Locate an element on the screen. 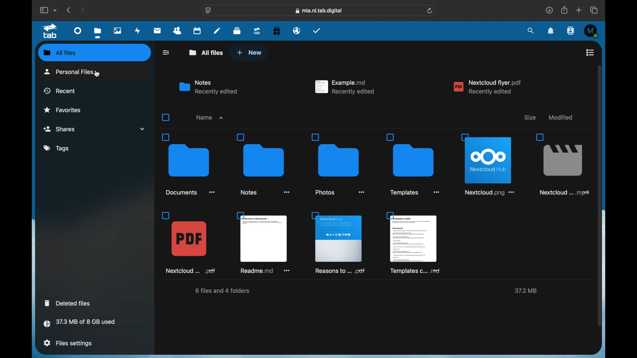 This screenshot has height=358, width=637. refresh is located at coordinates (430, 11).